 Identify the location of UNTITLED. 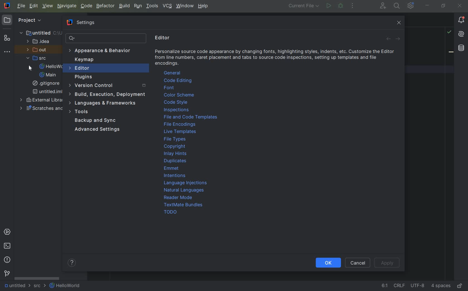
(39, 33).